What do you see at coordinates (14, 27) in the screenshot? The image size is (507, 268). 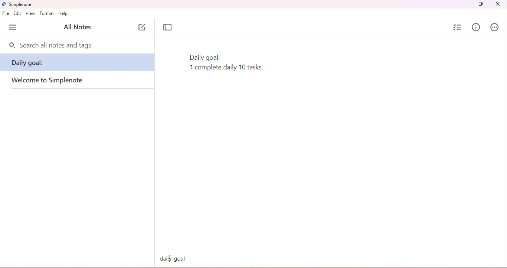 I see `menu` at bounding box center [14, 27].